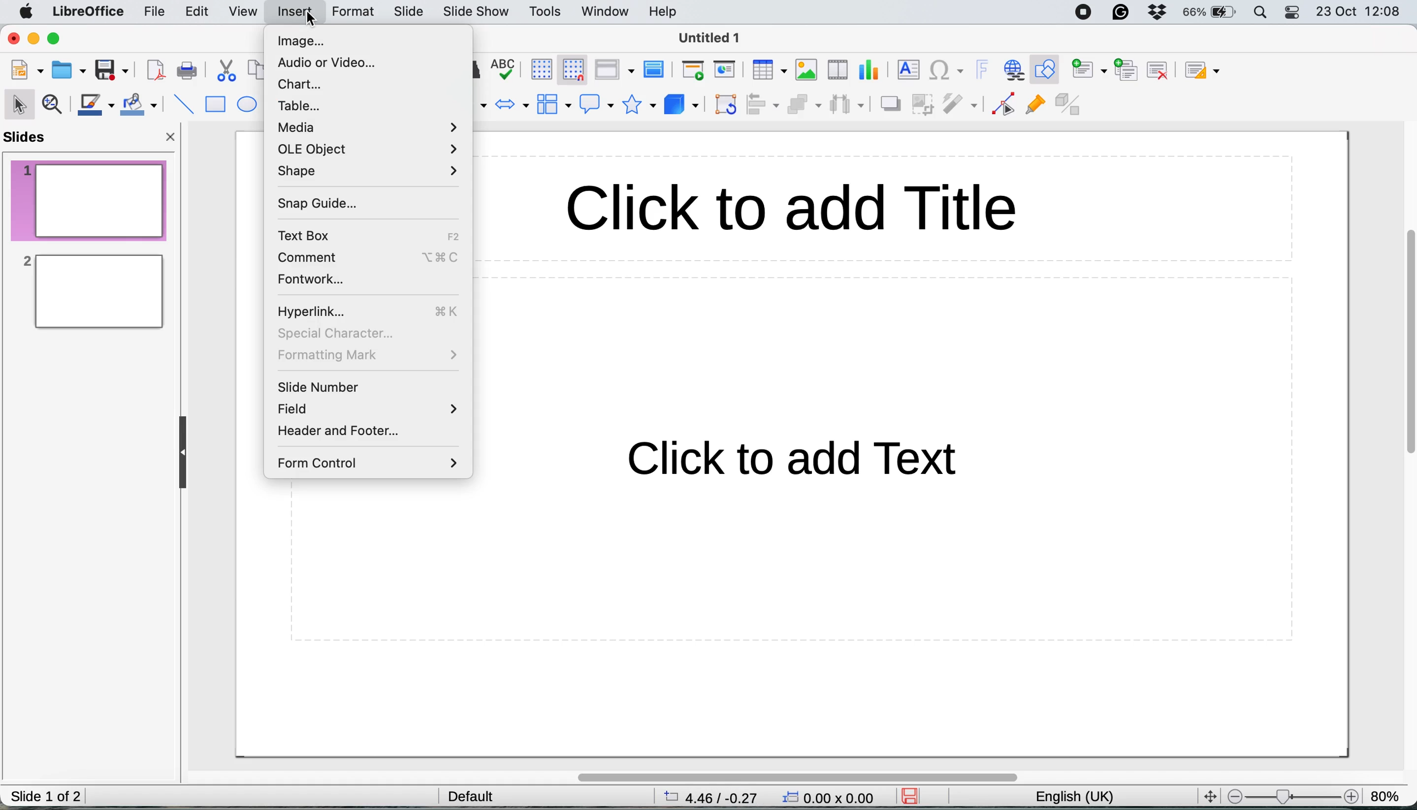 The image size is (1417, 810). I want to click on comment, so click(317, 257).